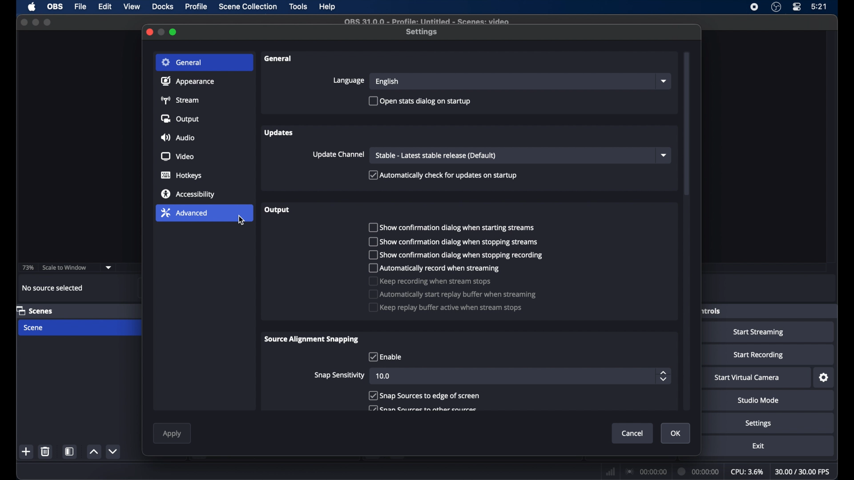 The width and height of the screenshot is (854, 480). Describe the element at coordinates (457, 255) in the screenshot. I see `show confirmation dialog when stopping recordings` at that location.